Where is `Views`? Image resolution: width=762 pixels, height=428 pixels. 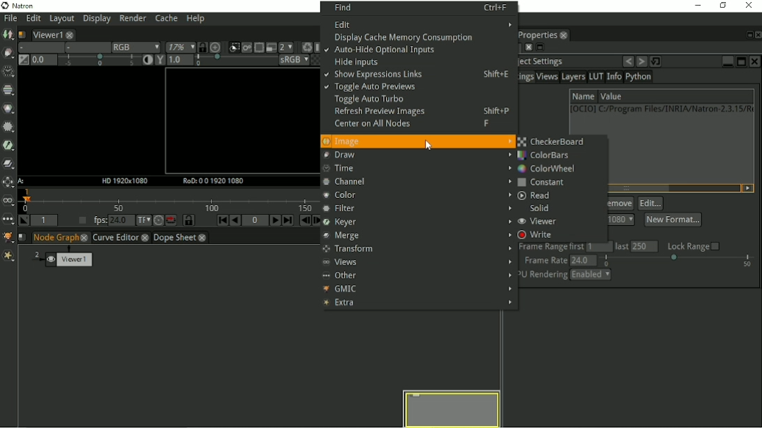
Views is located at coordinates (548, 78).